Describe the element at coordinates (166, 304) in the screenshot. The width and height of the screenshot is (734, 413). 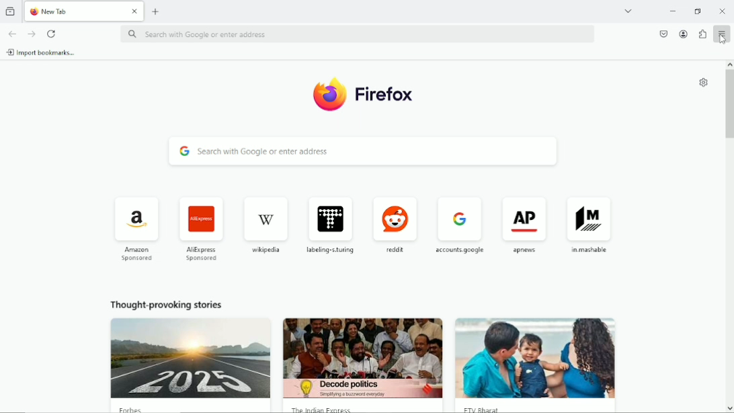
I see `thought provoking stories` at that location.